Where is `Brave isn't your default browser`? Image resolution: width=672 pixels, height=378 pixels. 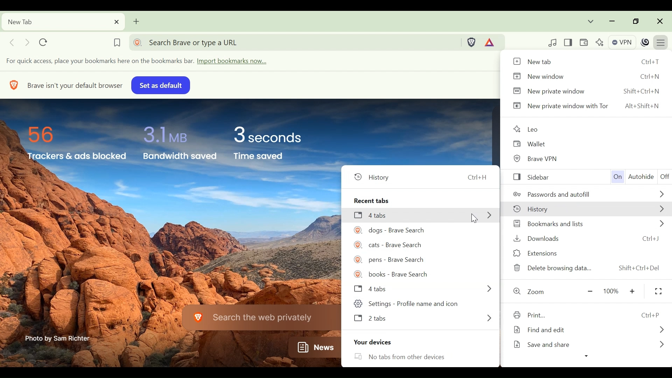 Brave isn't your default browser is located at coordinates (75, 84).